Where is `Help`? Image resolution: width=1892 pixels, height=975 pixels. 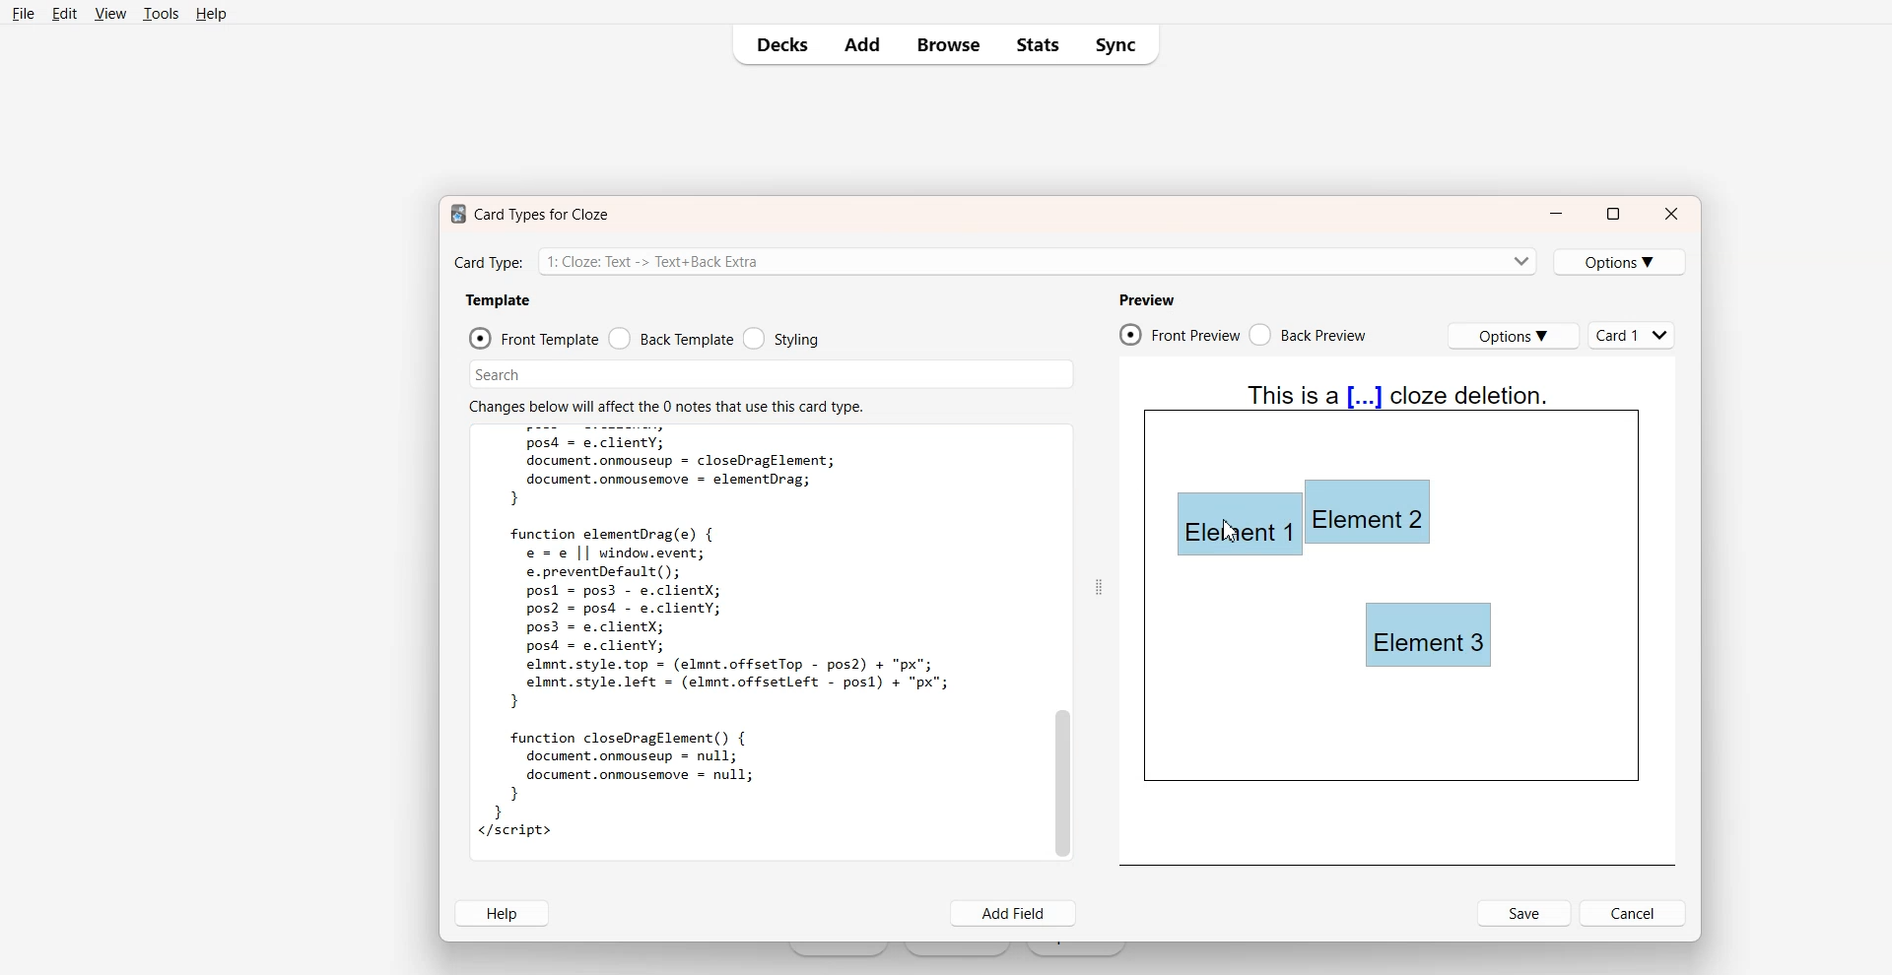 Help is located at coordinates (501, 913).